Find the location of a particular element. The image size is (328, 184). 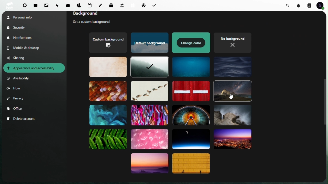

files is located at coordinates (36, 6).